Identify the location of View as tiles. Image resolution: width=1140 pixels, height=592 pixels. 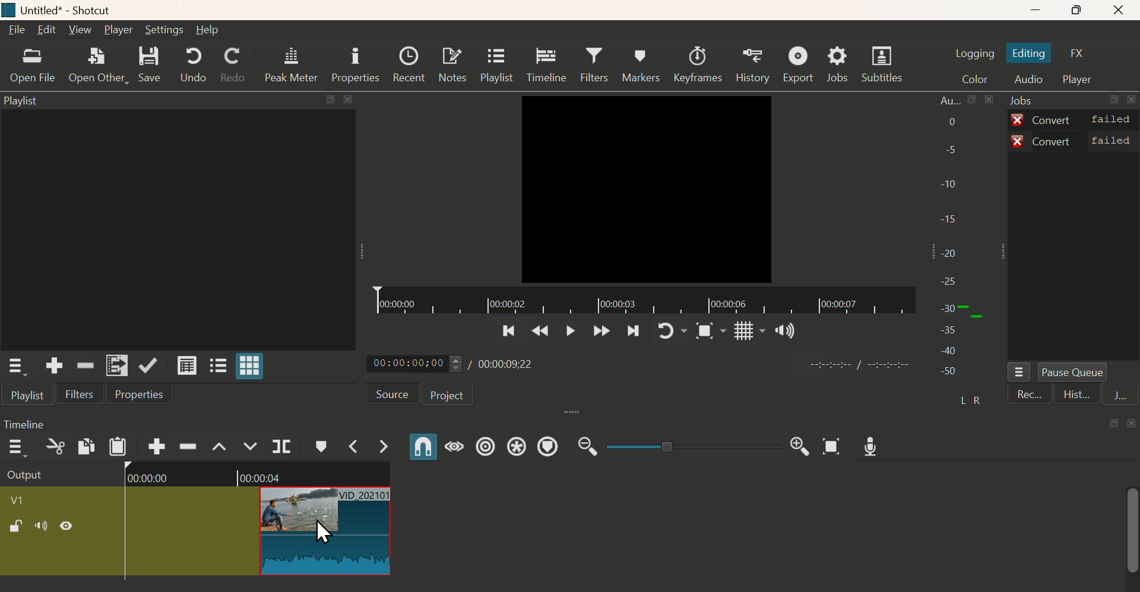
(219, 364).